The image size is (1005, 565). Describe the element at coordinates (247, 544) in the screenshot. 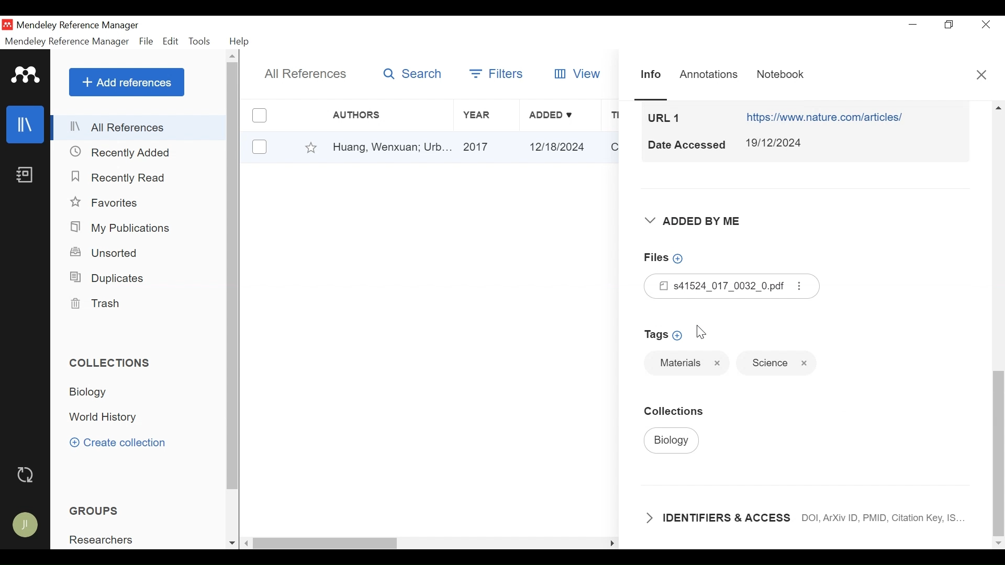

I see `Scroll Left` at that location.